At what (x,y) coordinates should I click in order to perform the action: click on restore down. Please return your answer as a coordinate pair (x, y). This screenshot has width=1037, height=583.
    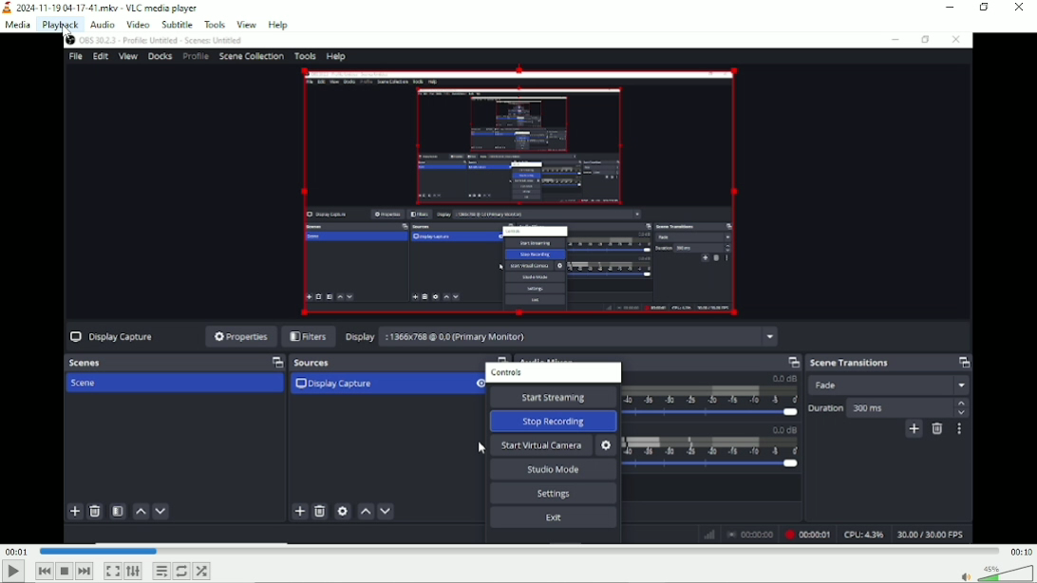
    Looking at the image, I should click on (984, 8).